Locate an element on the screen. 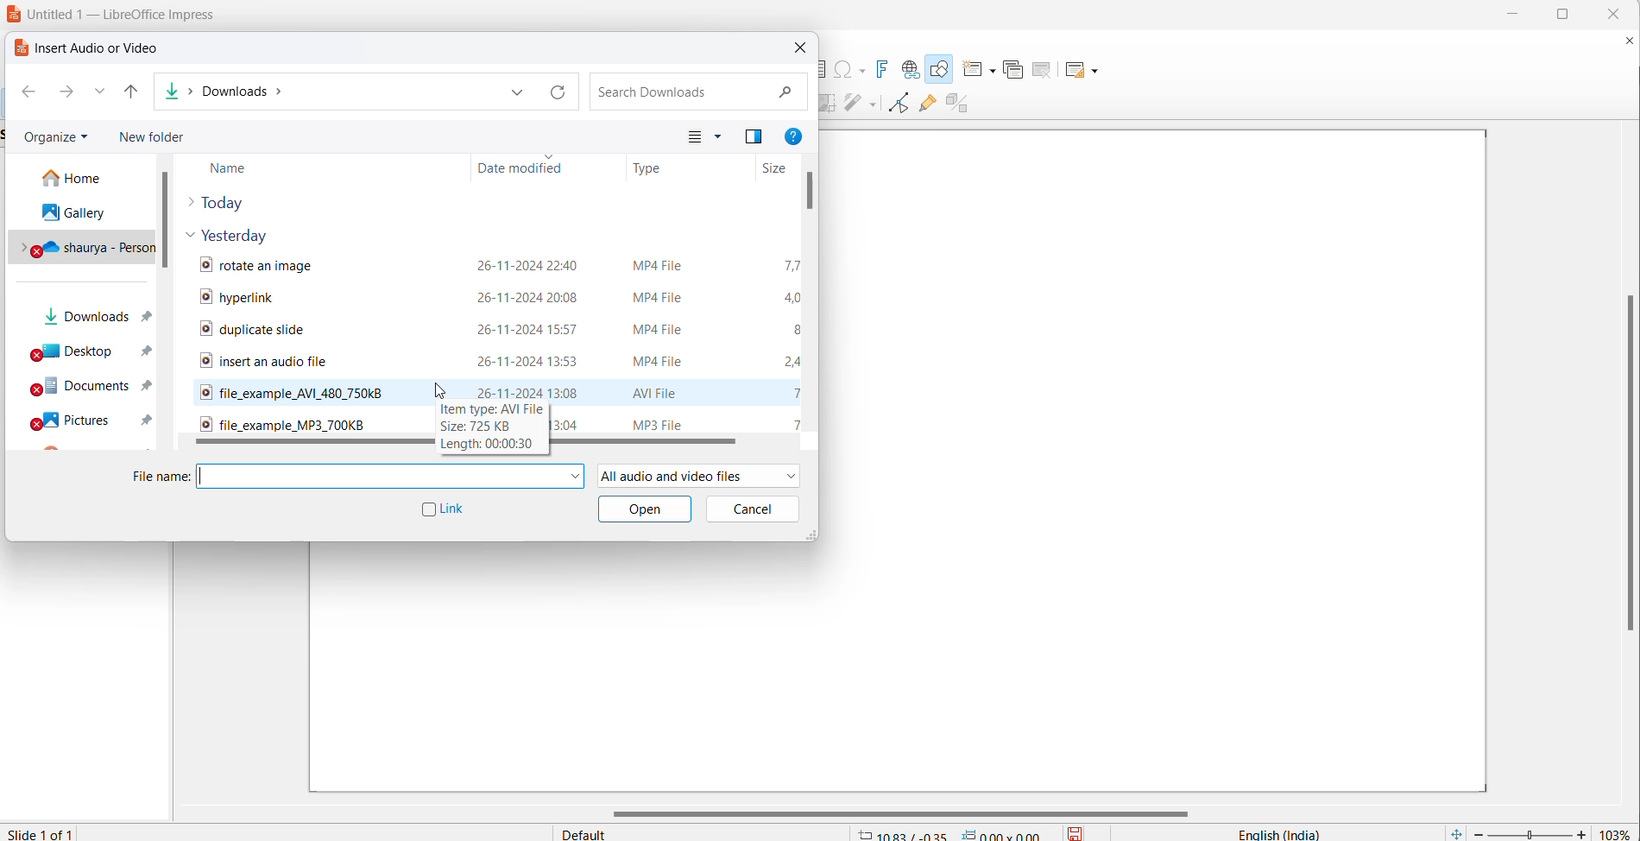  organize options is located at coordinates (93, 138).